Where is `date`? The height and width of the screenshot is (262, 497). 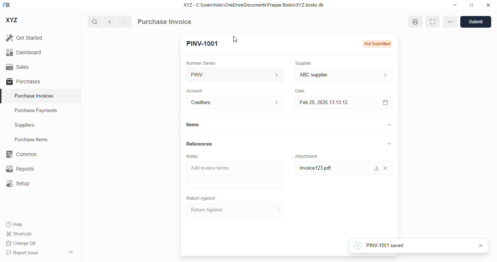
date is located at coordinates (298, 91).